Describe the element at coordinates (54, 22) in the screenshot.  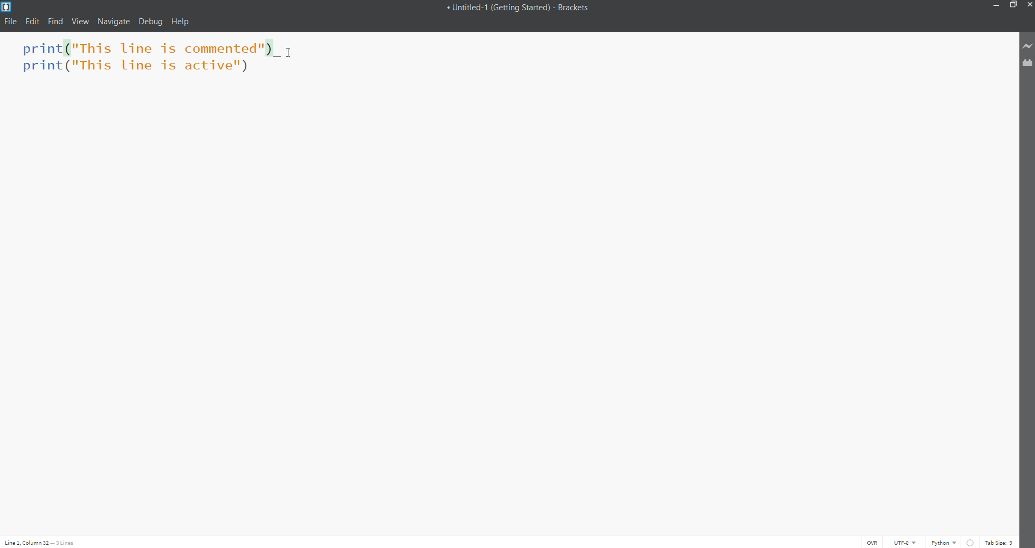
I see `Find` at that location.